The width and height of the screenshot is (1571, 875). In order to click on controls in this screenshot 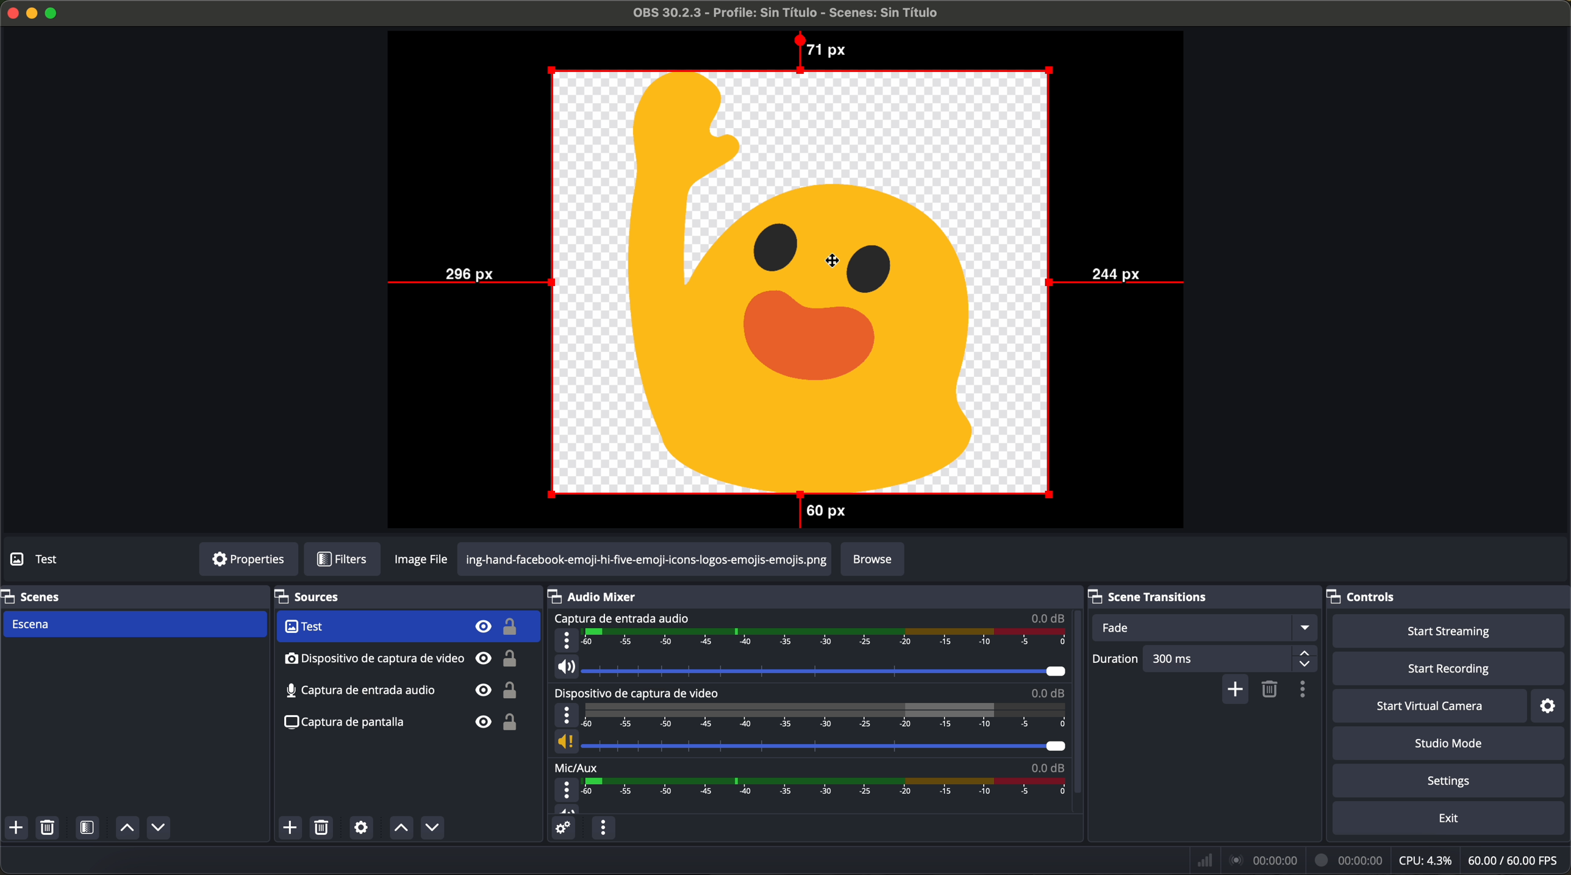, I will do `click(1373, 594)`.